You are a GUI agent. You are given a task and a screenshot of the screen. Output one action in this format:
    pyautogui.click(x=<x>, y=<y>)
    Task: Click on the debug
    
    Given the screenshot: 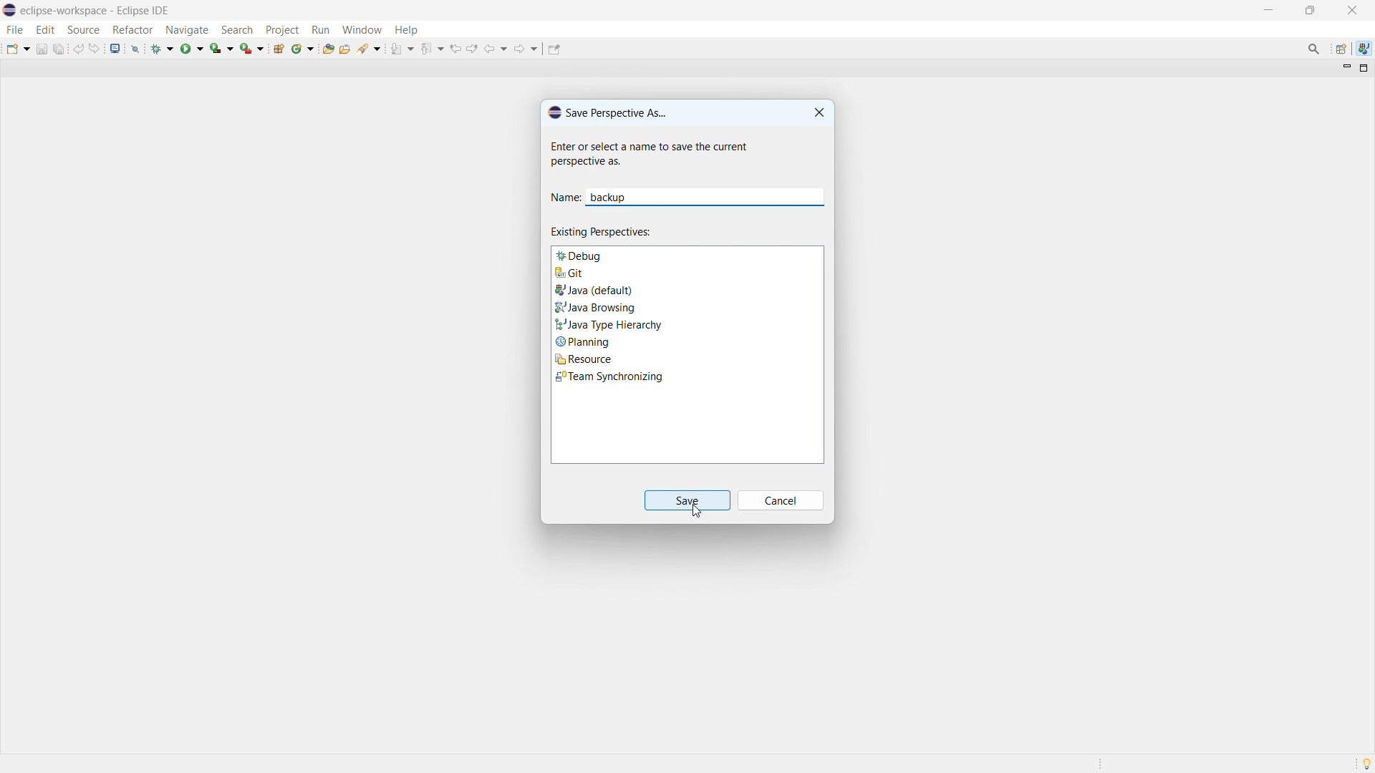 What is the action you would take?
    pyautogui.click(x=163, y=48)
    